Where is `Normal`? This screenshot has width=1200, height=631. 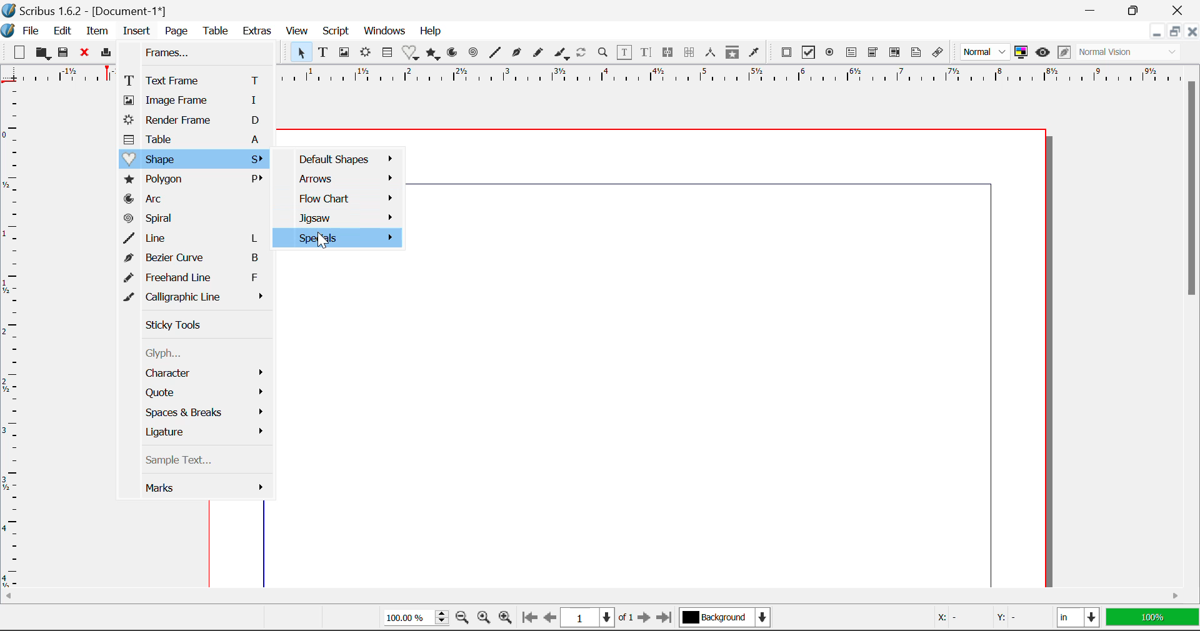 Normal is located at coordinates (986, 51).